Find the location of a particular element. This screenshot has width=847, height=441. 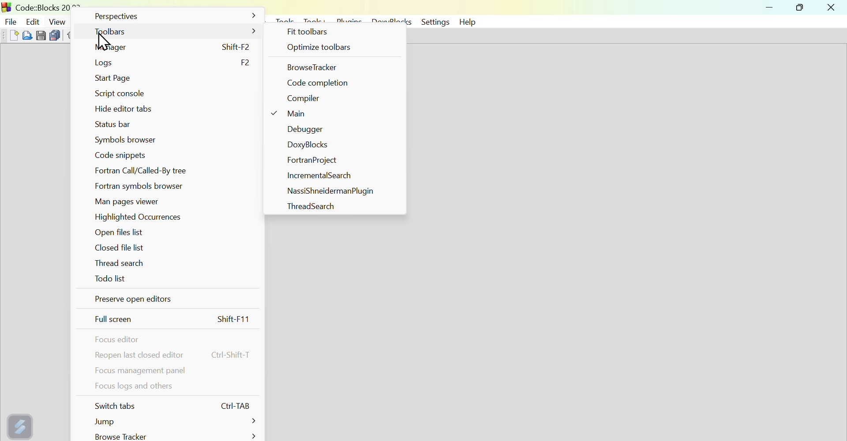

Focus management panel is located at coordinates (140, 371).